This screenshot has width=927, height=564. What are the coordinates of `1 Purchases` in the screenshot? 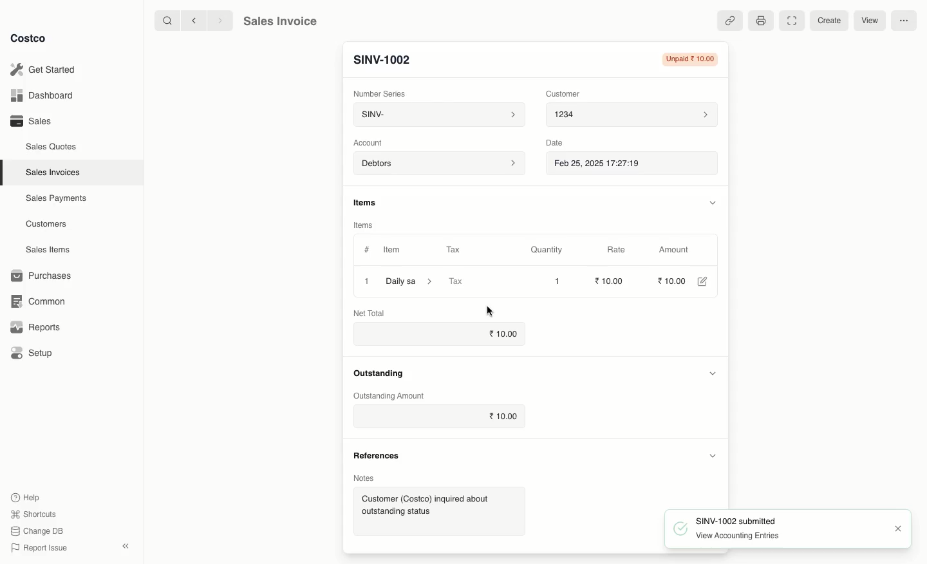 It's located at (44, 276).